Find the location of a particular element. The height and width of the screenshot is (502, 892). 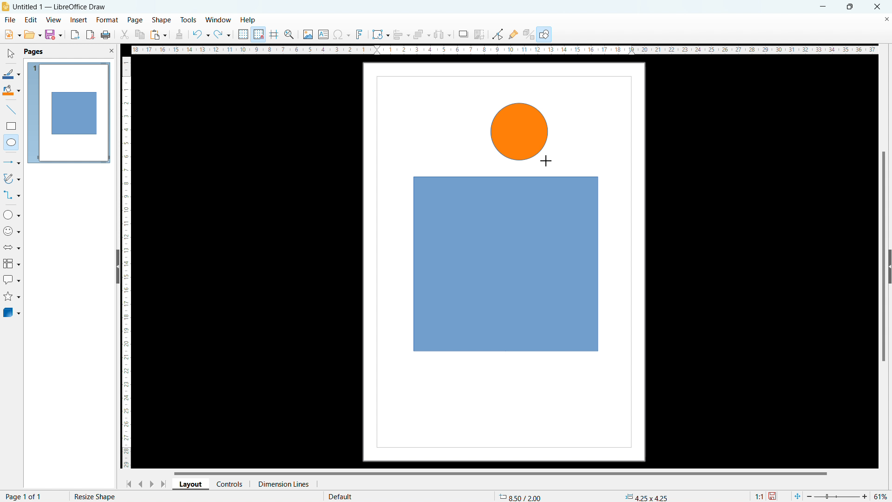

show extrusion is located at coordinates (529, 35).